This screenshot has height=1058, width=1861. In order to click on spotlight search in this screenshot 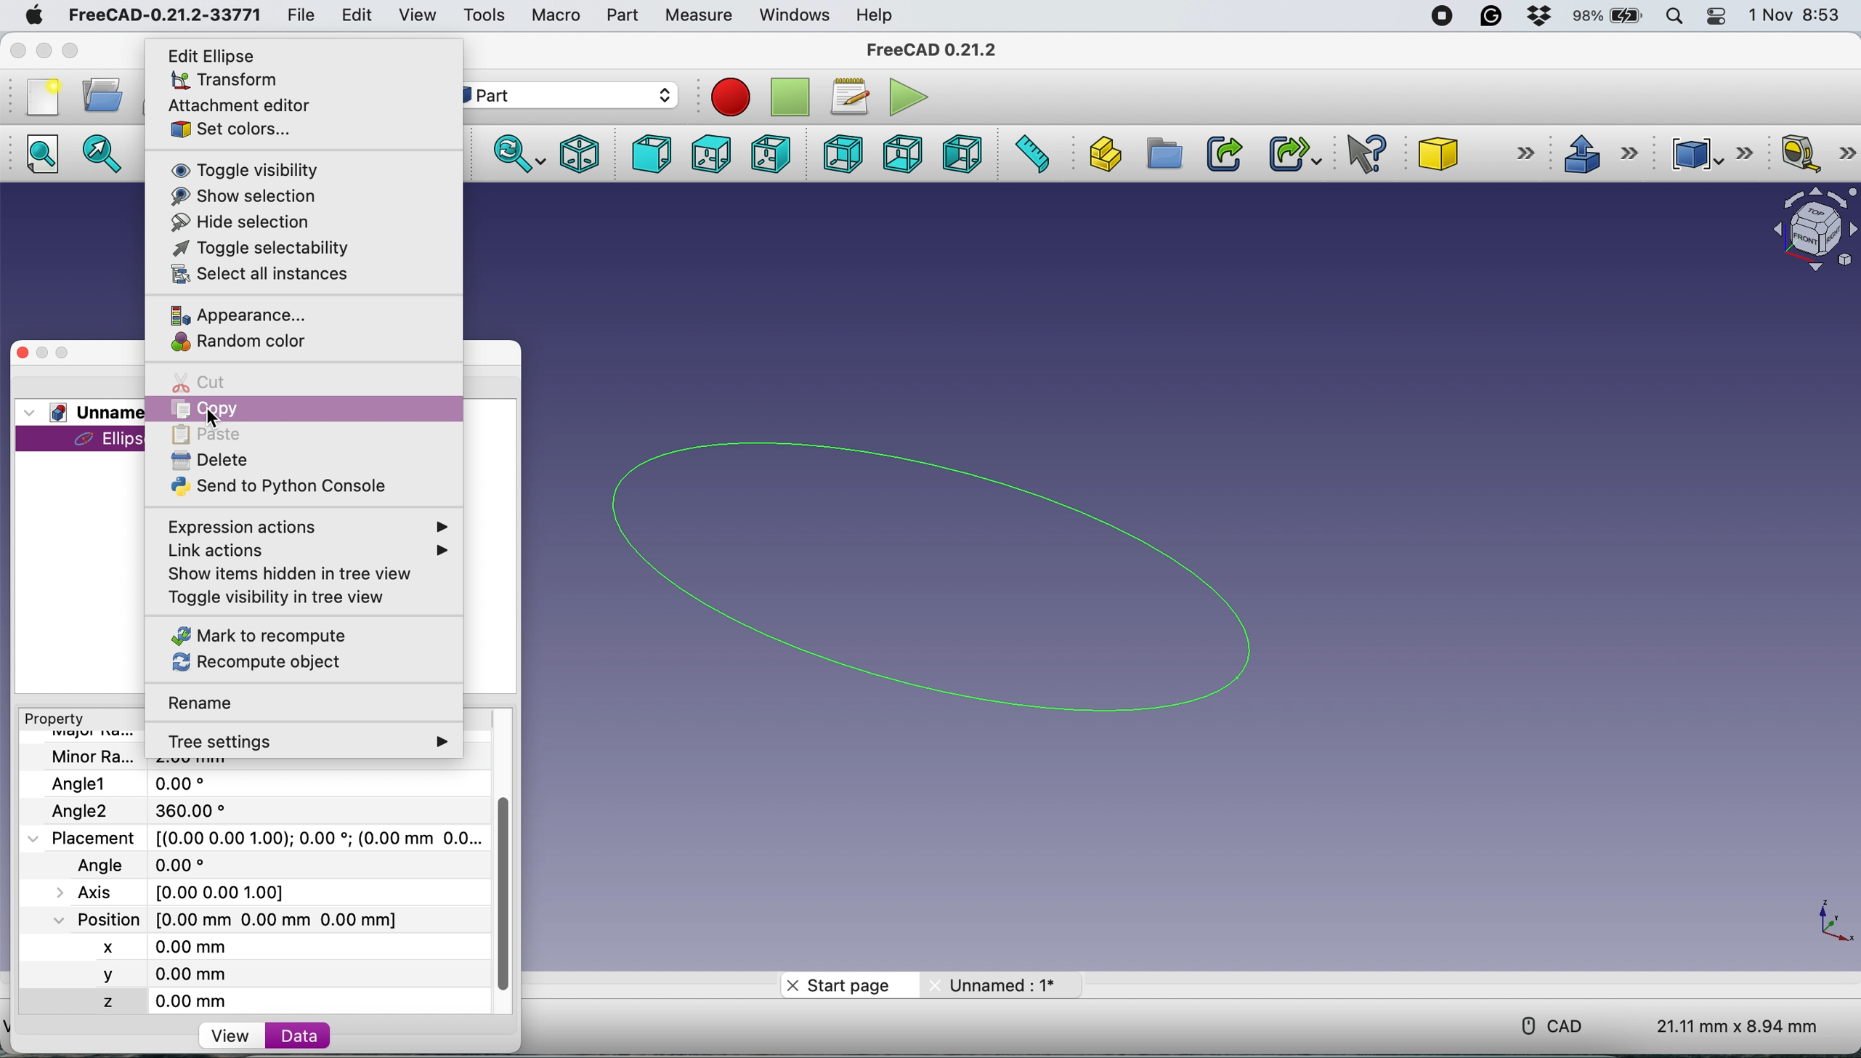, I will do `click(1675, 18)`.